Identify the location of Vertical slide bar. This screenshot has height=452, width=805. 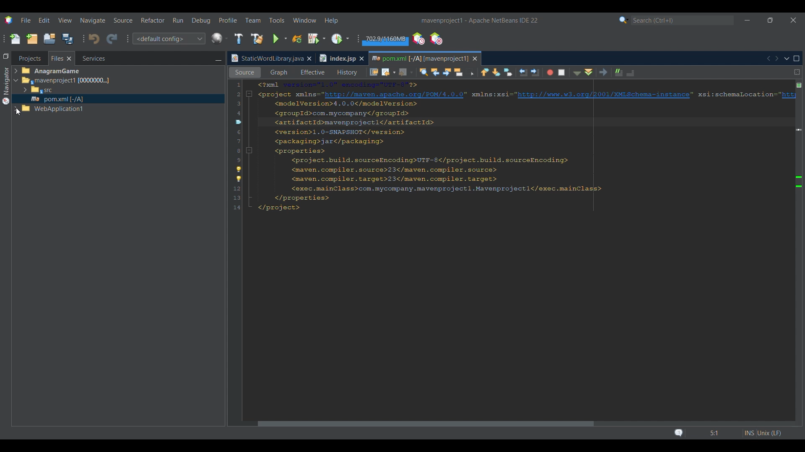
(794, 254).